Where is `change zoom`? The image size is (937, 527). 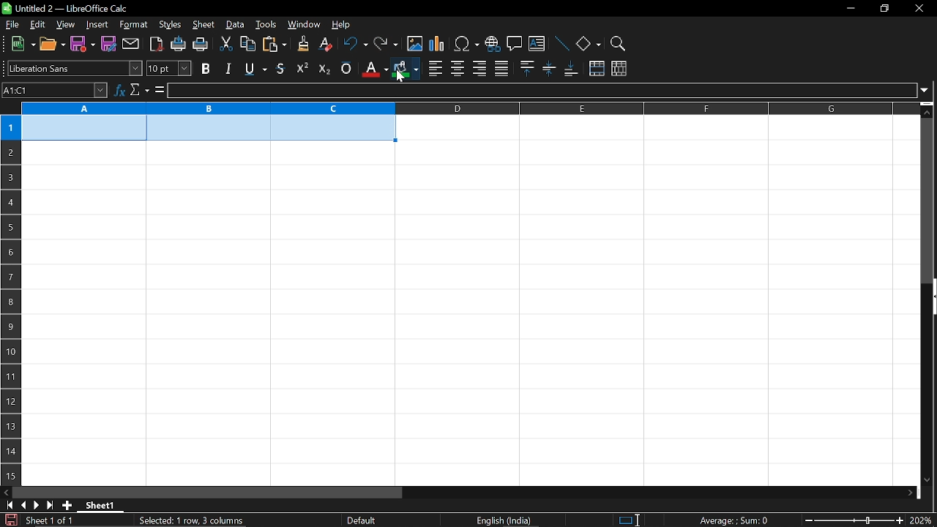
change zoom is located at coordinates (851, 520).